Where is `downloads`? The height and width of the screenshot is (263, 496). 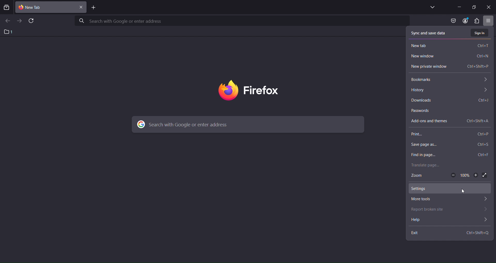 downloads is located at coordinates (448, 100).